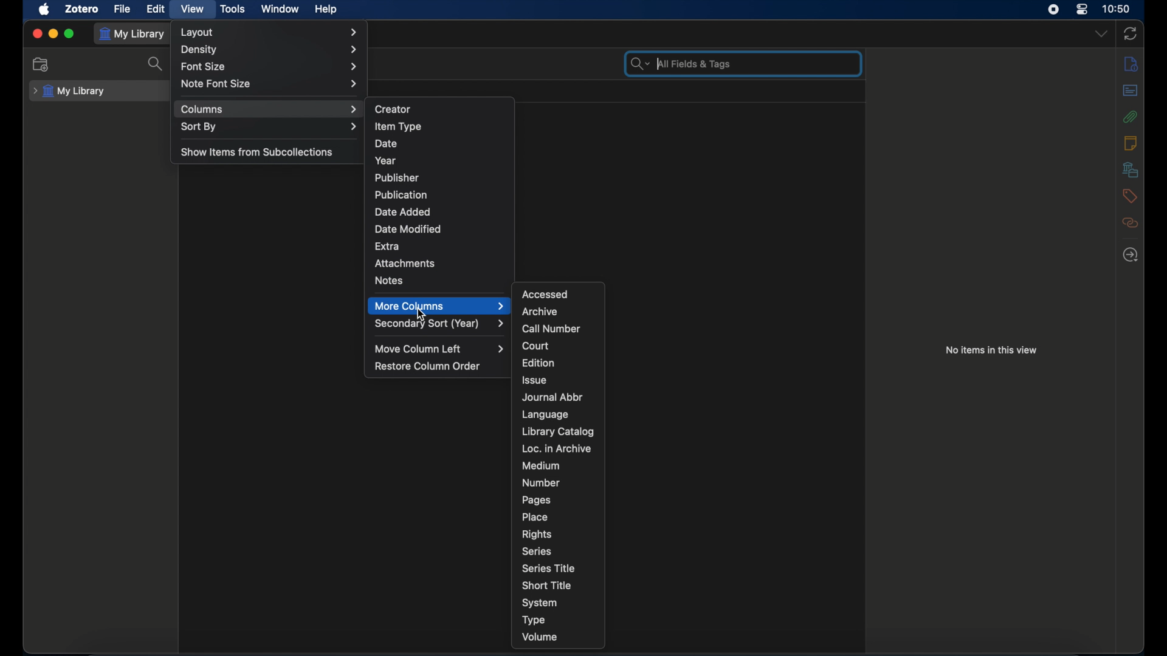  I want to click on rights, so click(537, 535).